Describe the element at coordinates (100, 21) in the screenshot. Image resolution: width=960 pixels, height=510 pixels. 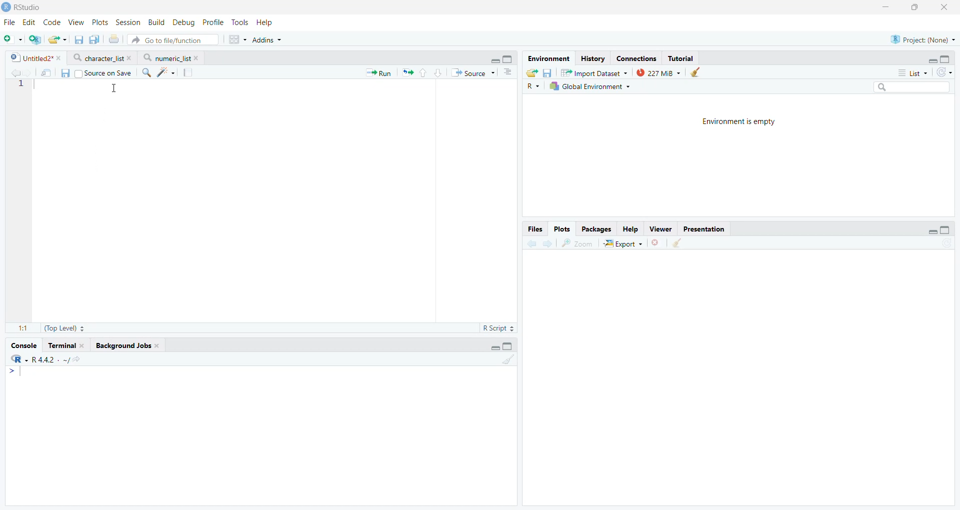
I see `Plots` at that location.